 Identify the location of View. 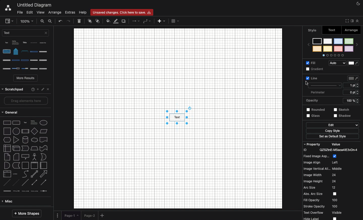
(41, 13).